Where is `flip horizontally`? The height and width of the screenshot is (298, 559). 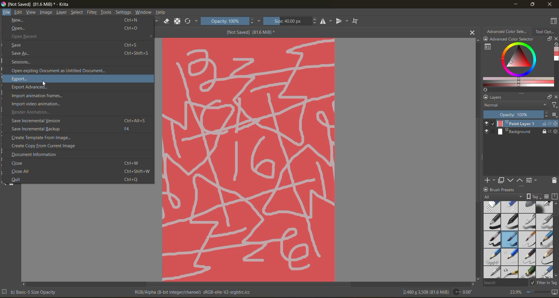
flip horizontally is located at coordinates (325, 21).